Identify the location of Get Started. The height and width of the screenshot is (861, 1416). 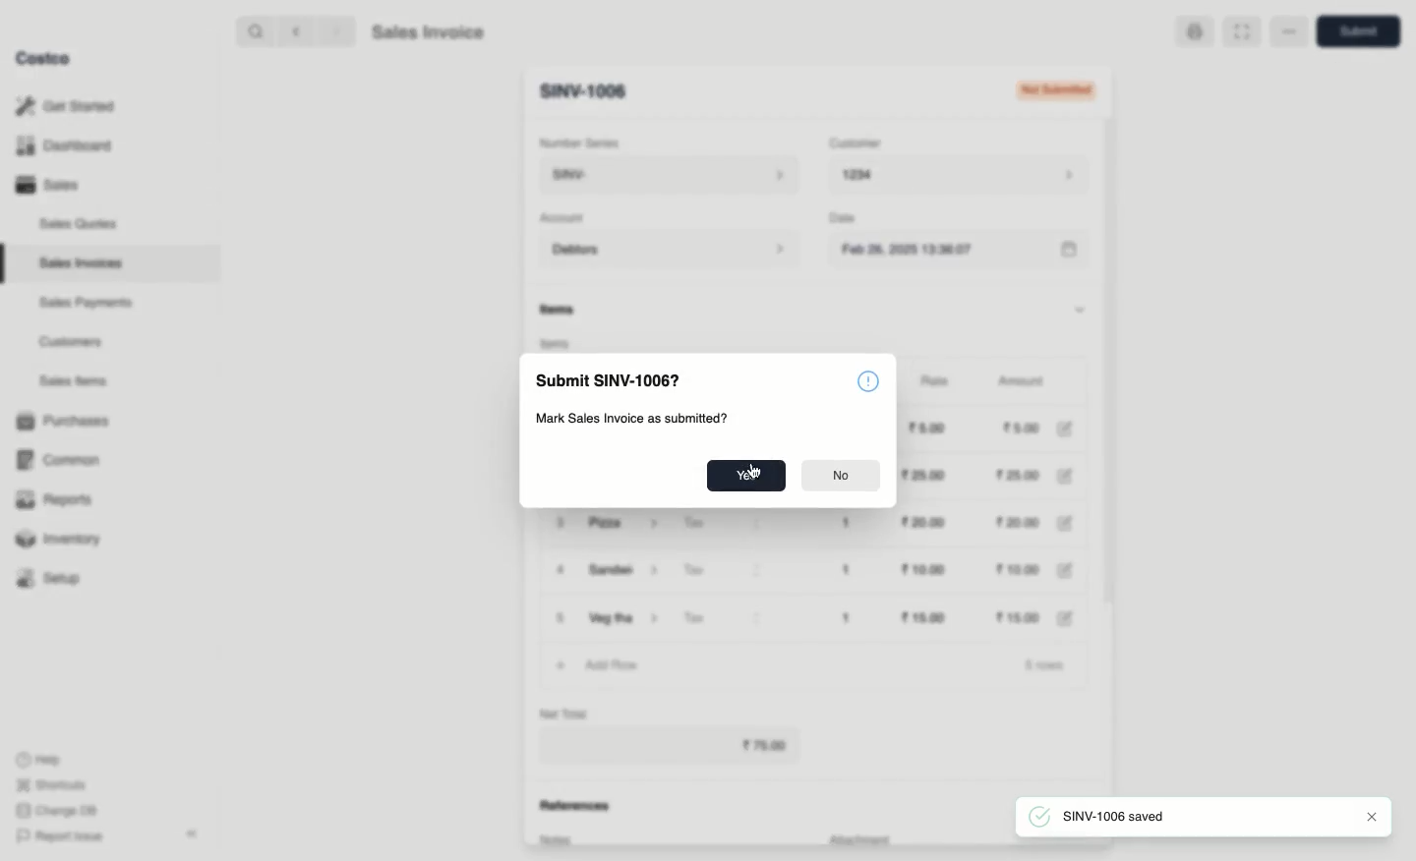
(65, 105).